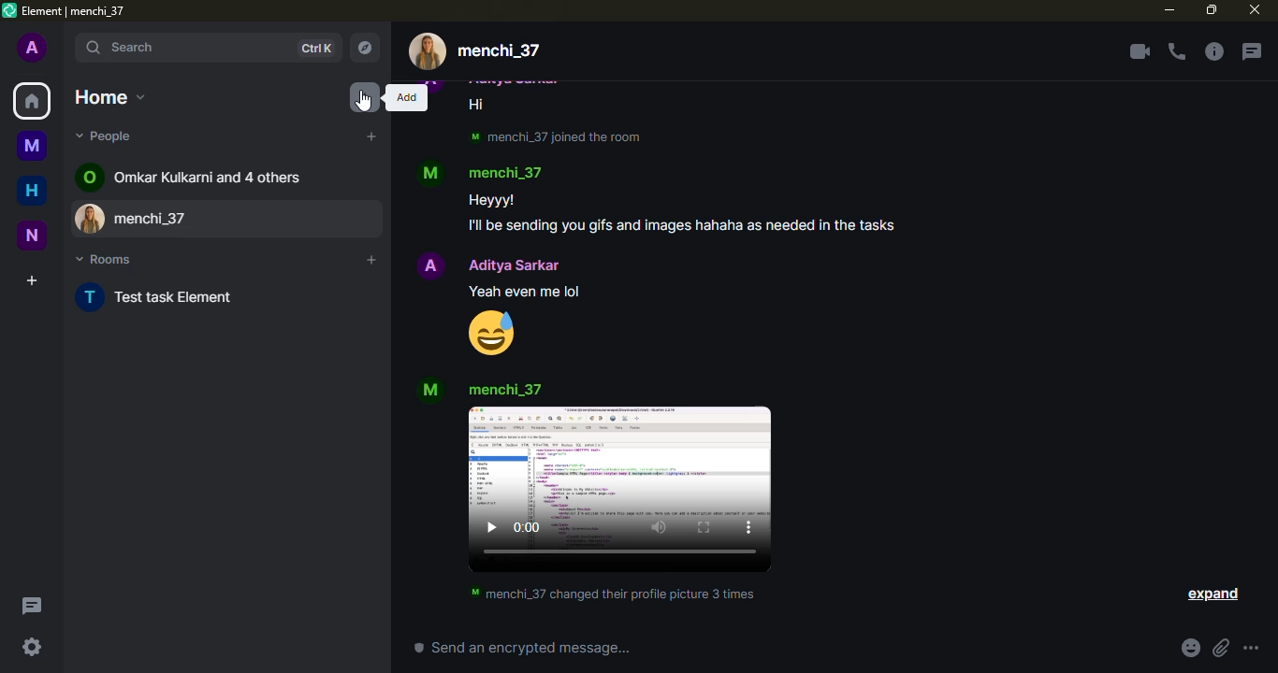 The width and height of the screenshot is (1278, 673). What do you see at coordinates (406, 97) in the screenshot?
I see `add` at bounding box center [406, 97].